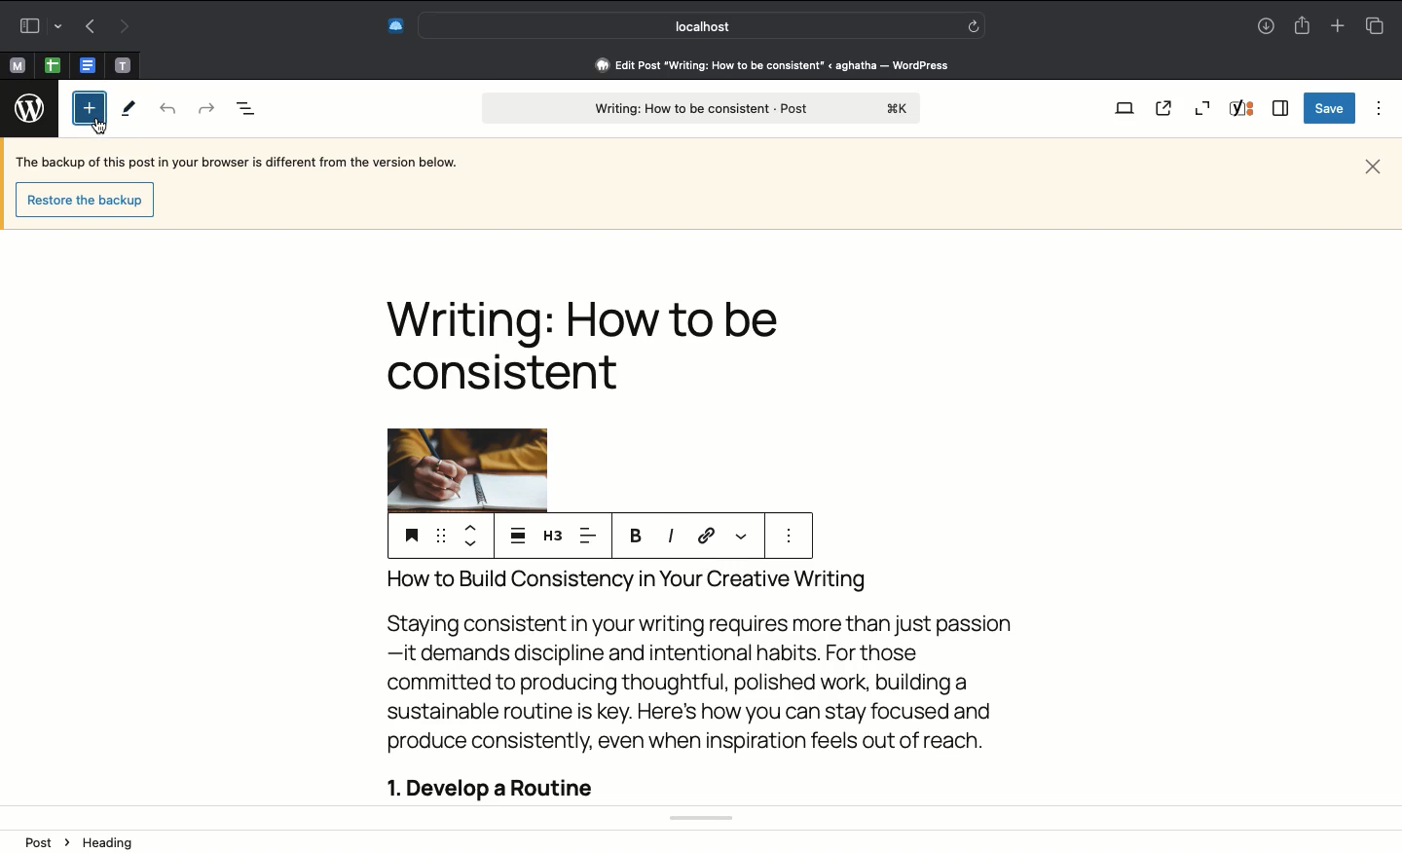 This screenshot has width=1402, height=853. What do you see at coordinates (470, 533) in the screenshot?
I see `Move up move down` at bounding box center [470, 533].